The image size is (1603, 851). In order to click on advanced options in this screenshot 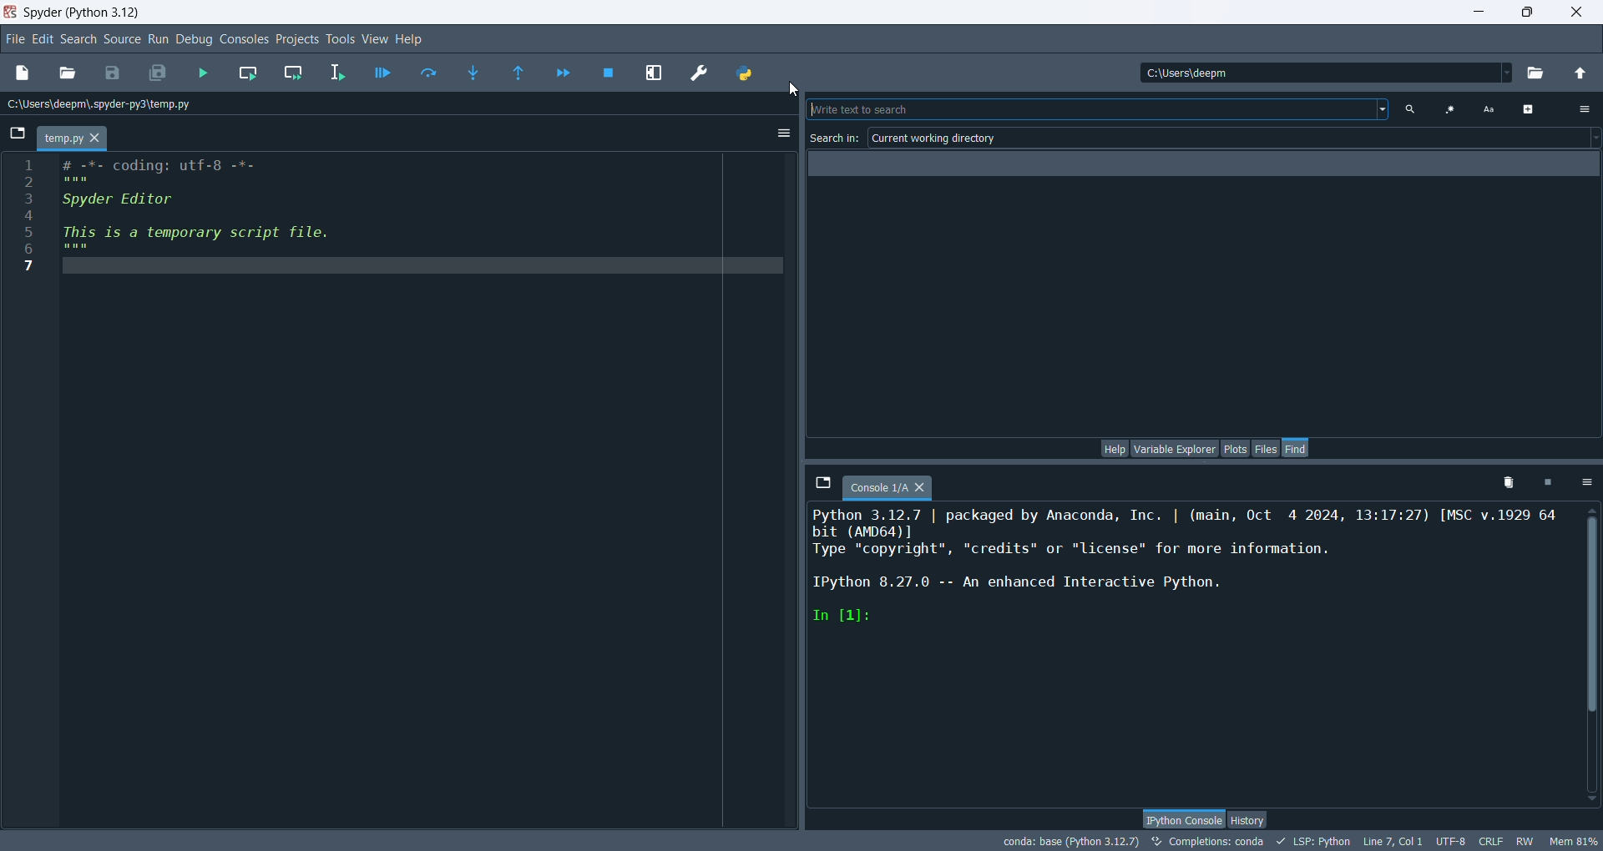, I will do `click(1530, 108)`.